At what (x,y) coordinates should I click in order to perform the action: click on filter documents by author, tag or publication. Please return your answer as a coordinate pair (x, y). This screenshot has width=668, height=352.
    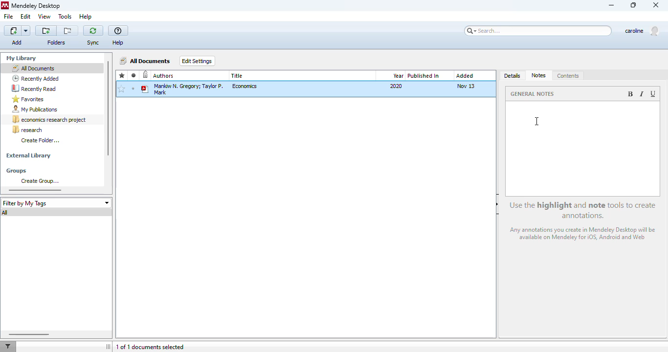
    Looking at the image, I should click on (7, 347).